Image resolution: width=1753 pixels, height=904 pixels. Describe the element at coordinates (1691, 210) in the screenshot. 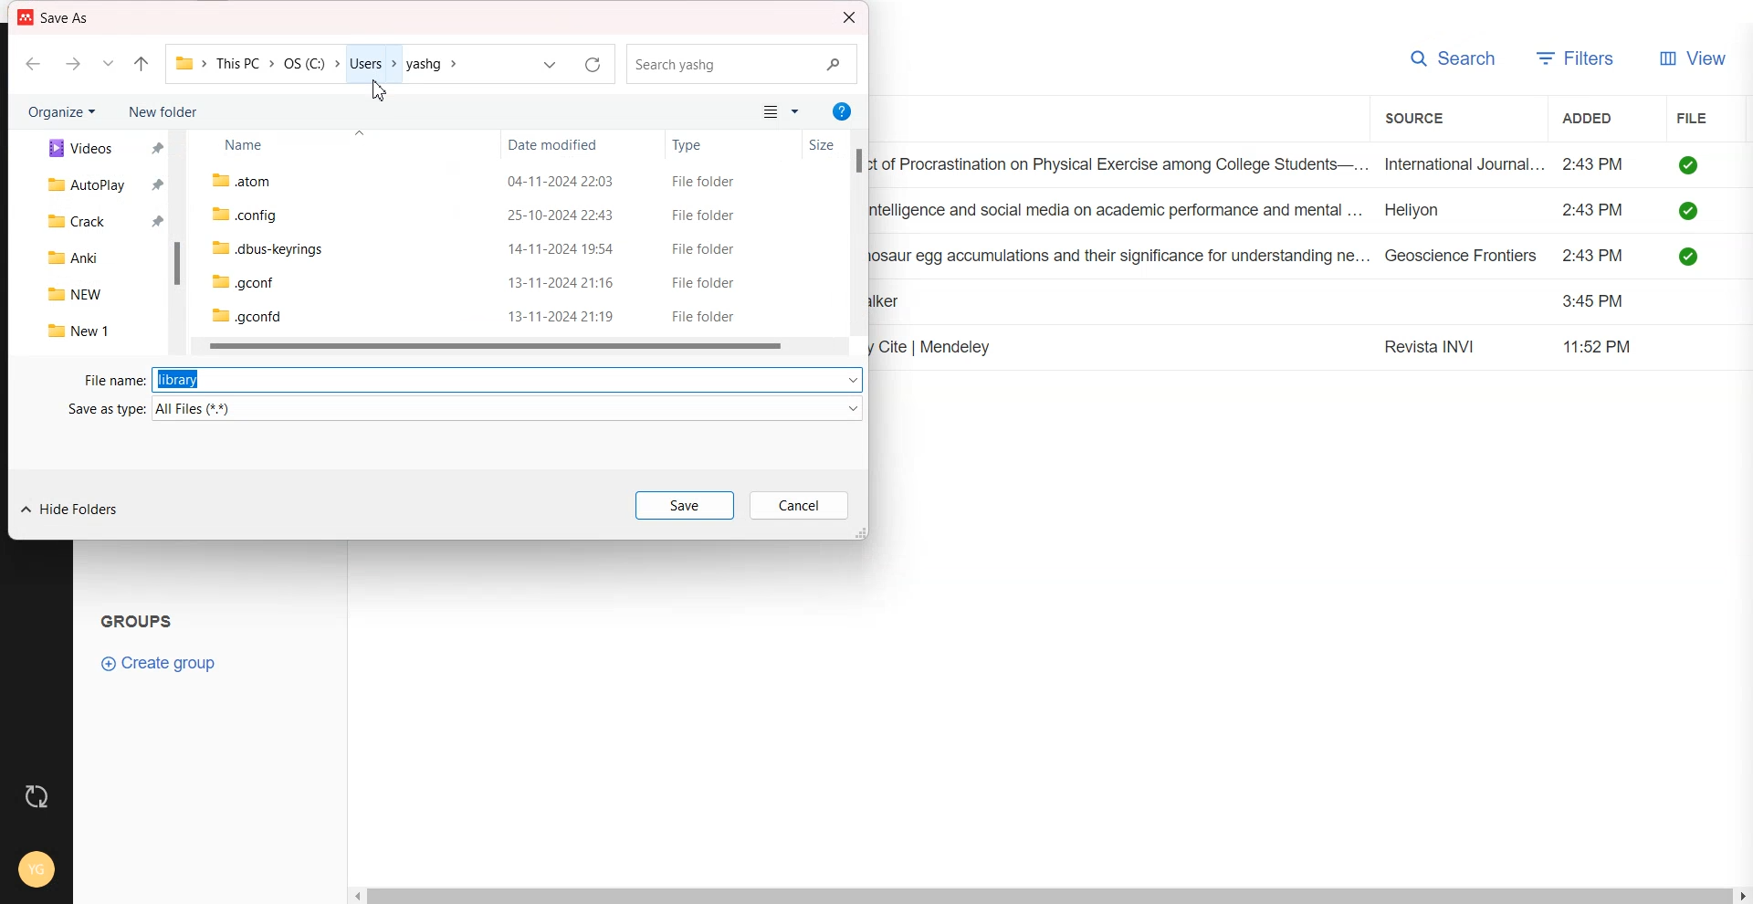

I see `saved` at that location.